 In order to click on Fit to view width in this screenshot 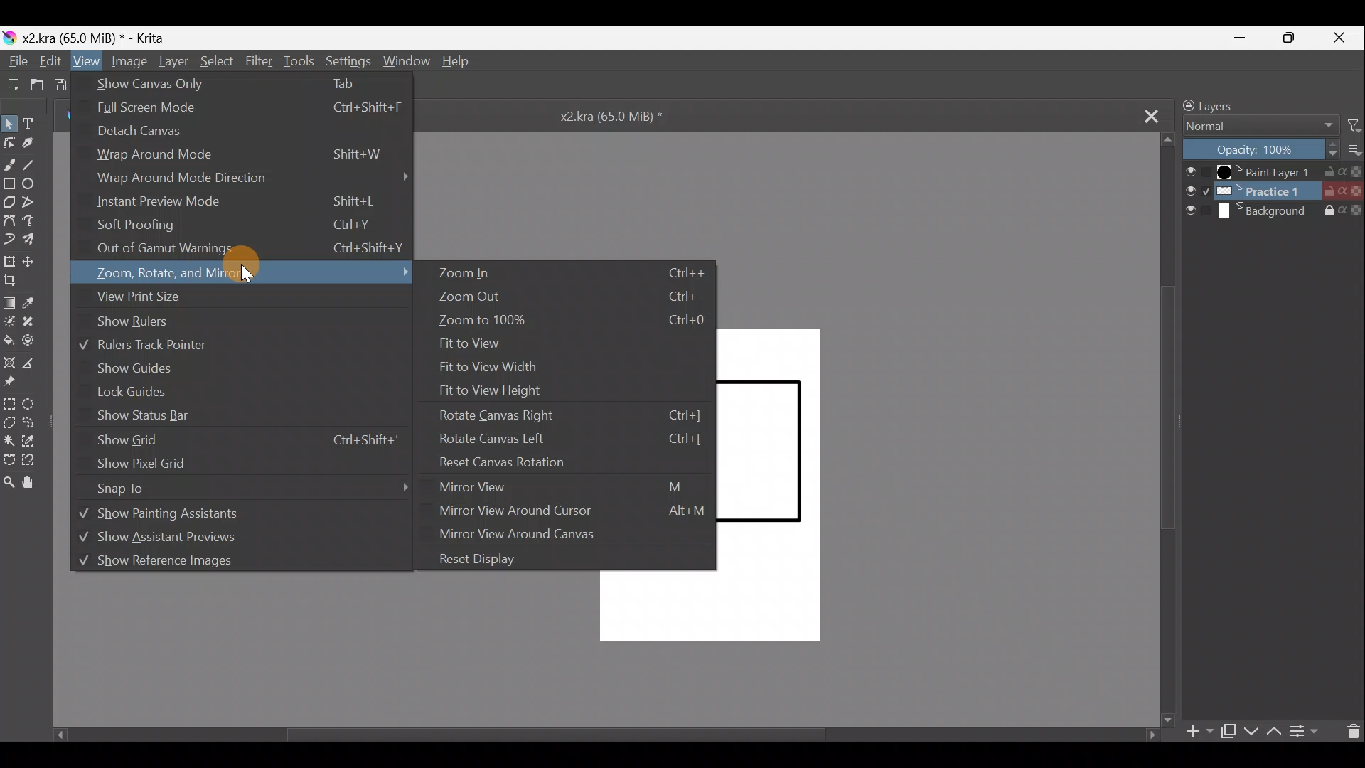, I will do `click(509, 367)`.